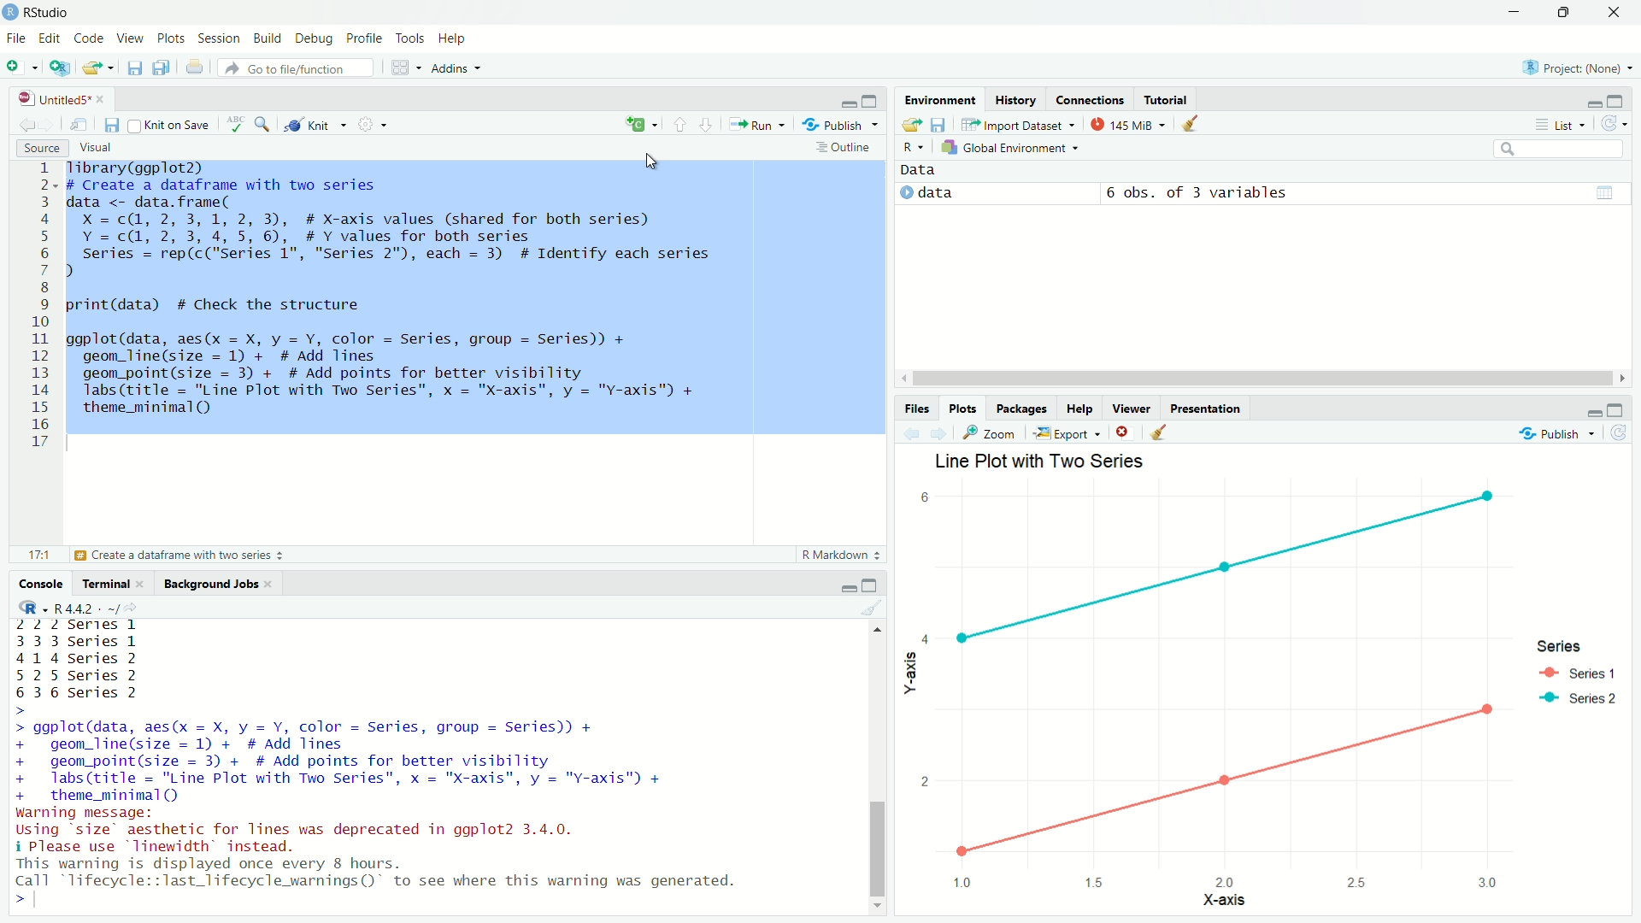 Image resolution: width=1641 pixels, height=923 pixels. What do you see at coordinates (642, 124) in the screenshot?
I see `C` at bounding box center [642, 124].